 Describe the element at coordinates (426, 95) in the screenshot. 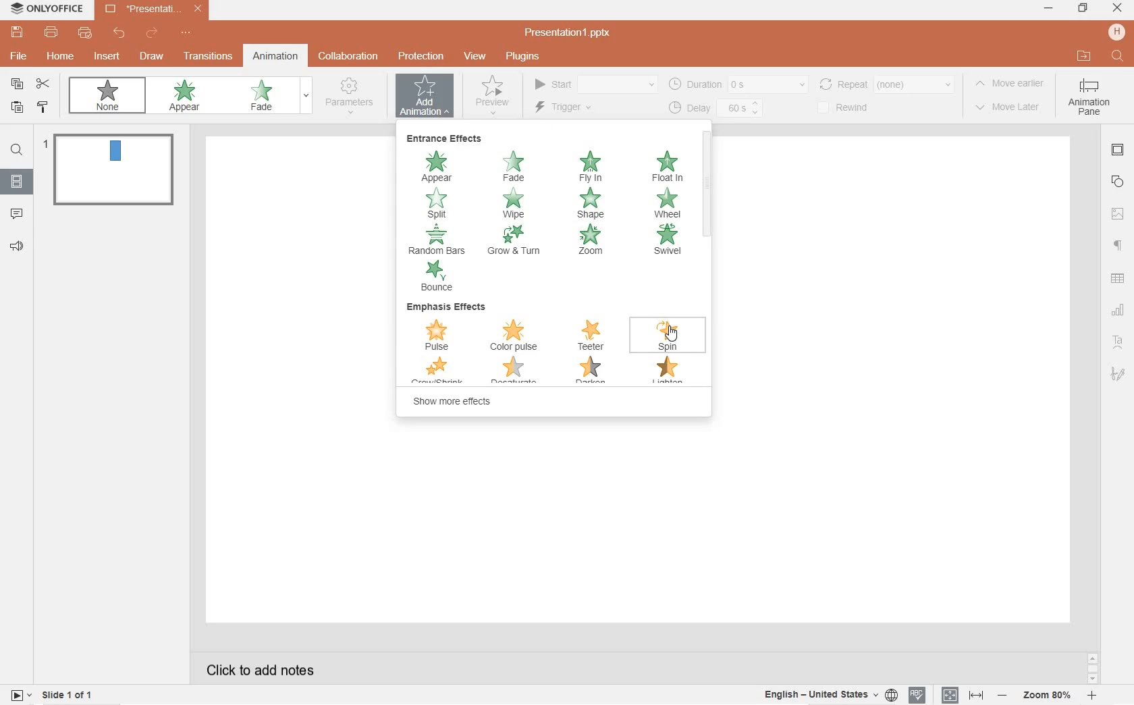

I see `add animation` at that location.